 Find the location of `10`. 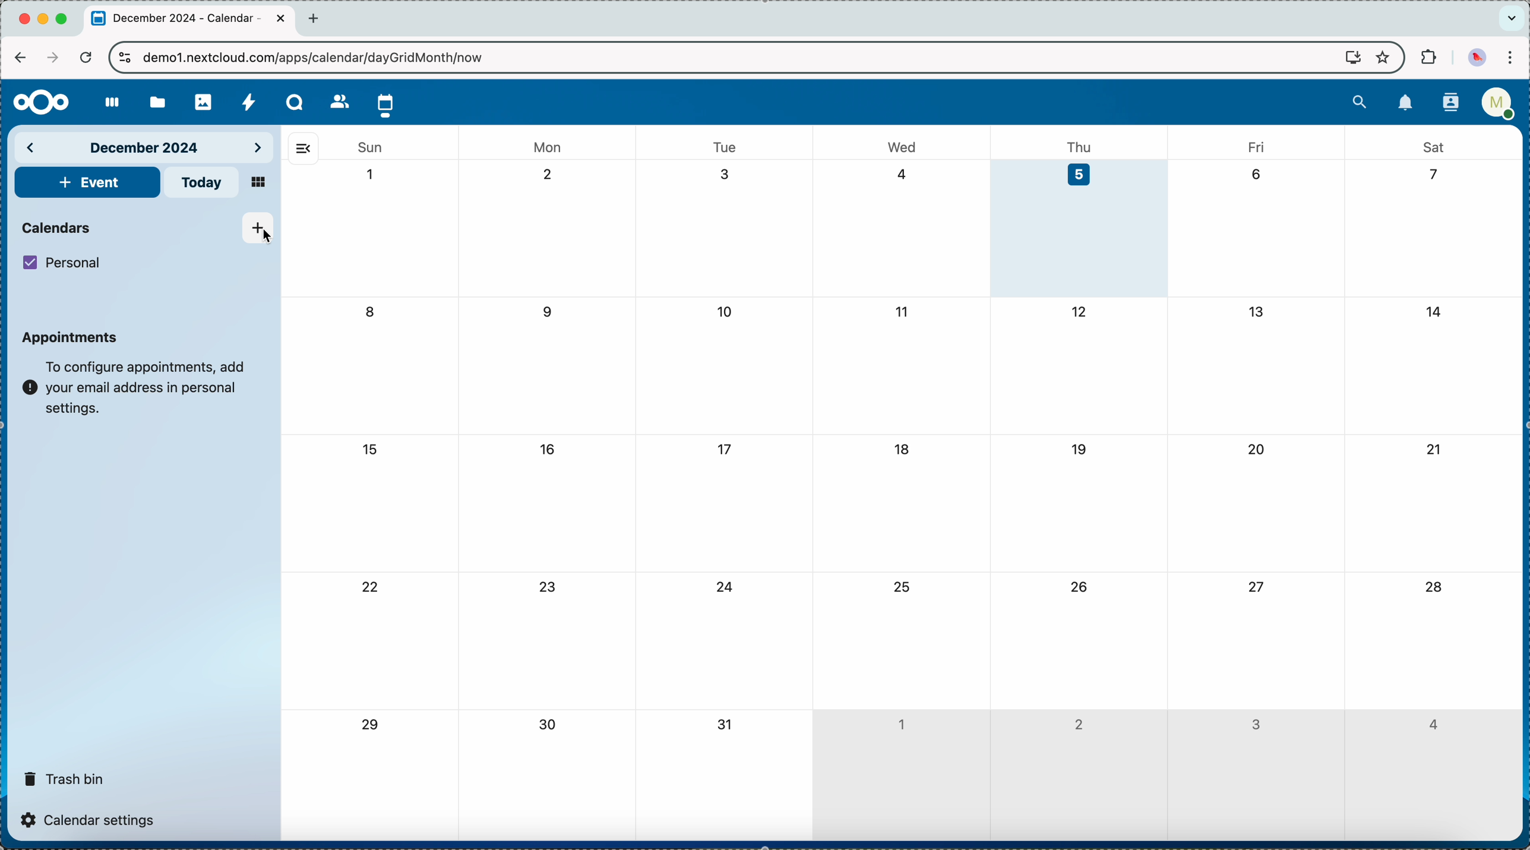

10 is located at coordinates (726, 313).